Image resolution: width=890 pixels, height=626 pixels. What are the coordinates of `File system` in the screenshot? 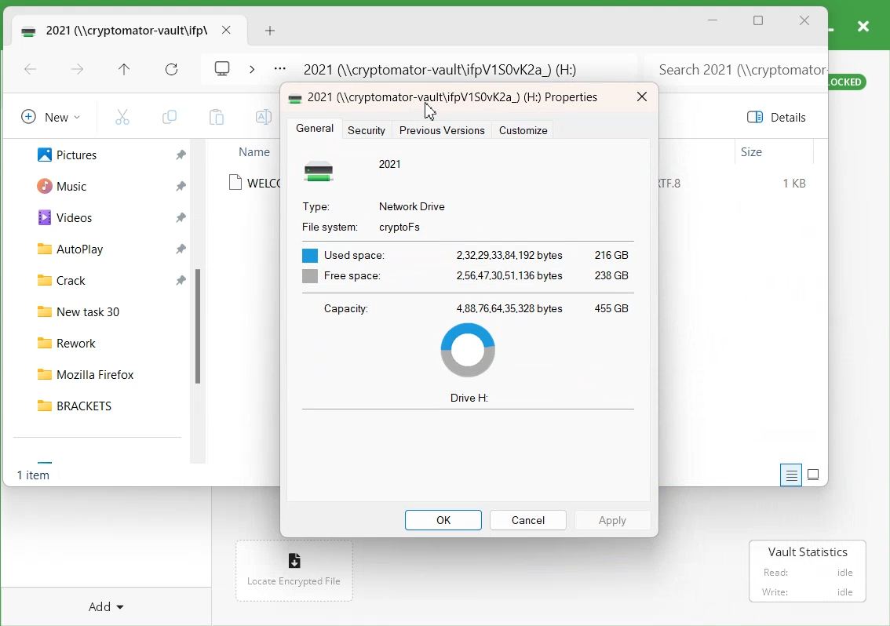 It's located at (327, 225).